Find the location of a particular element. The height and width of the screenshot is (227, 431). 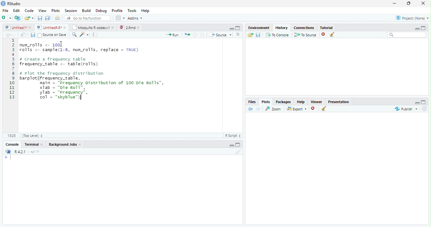

Save all open files is located at coordinates (48, 18).